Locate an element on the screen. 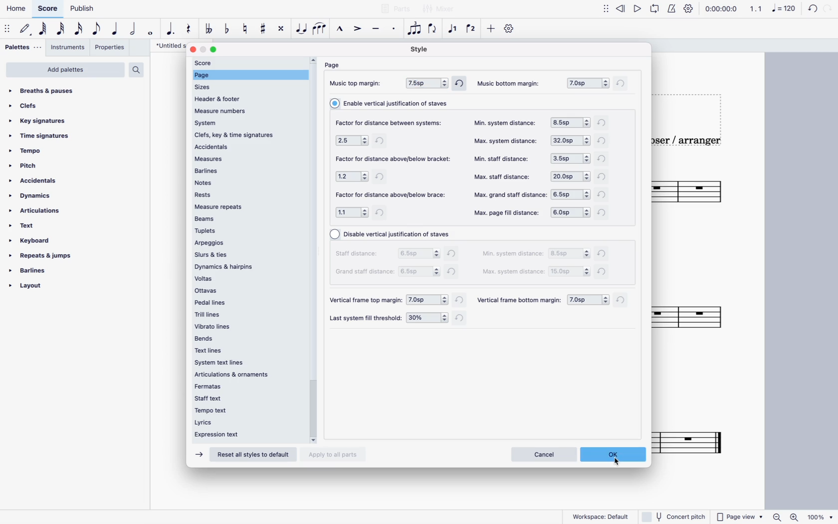 The height and width of the screenshot is (524, 838). rewind is located at coordinates (620, 11).